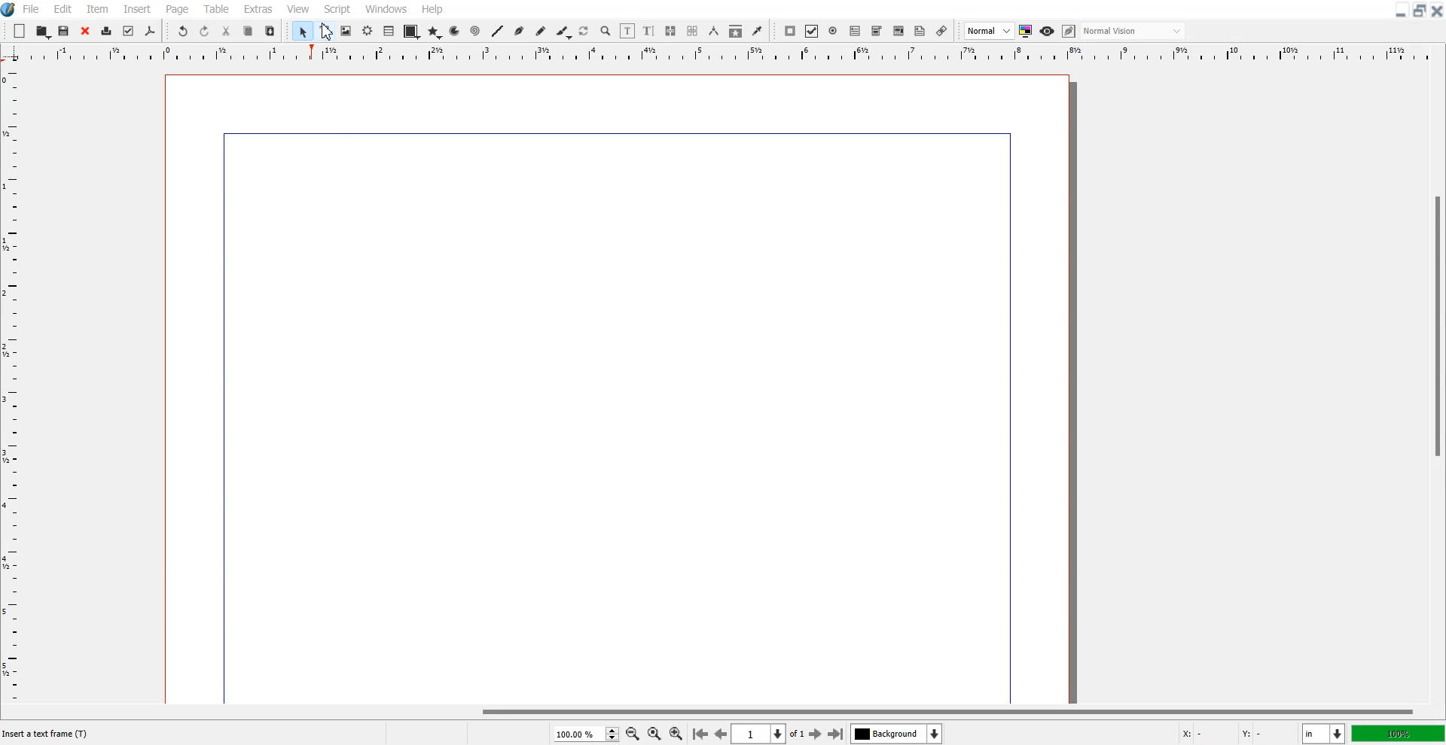 The image size is (1446, 745). What do you see at coordinates (941, 31) in the screenshot?
I see `Link Annotation` at bounding box center [941, 31].